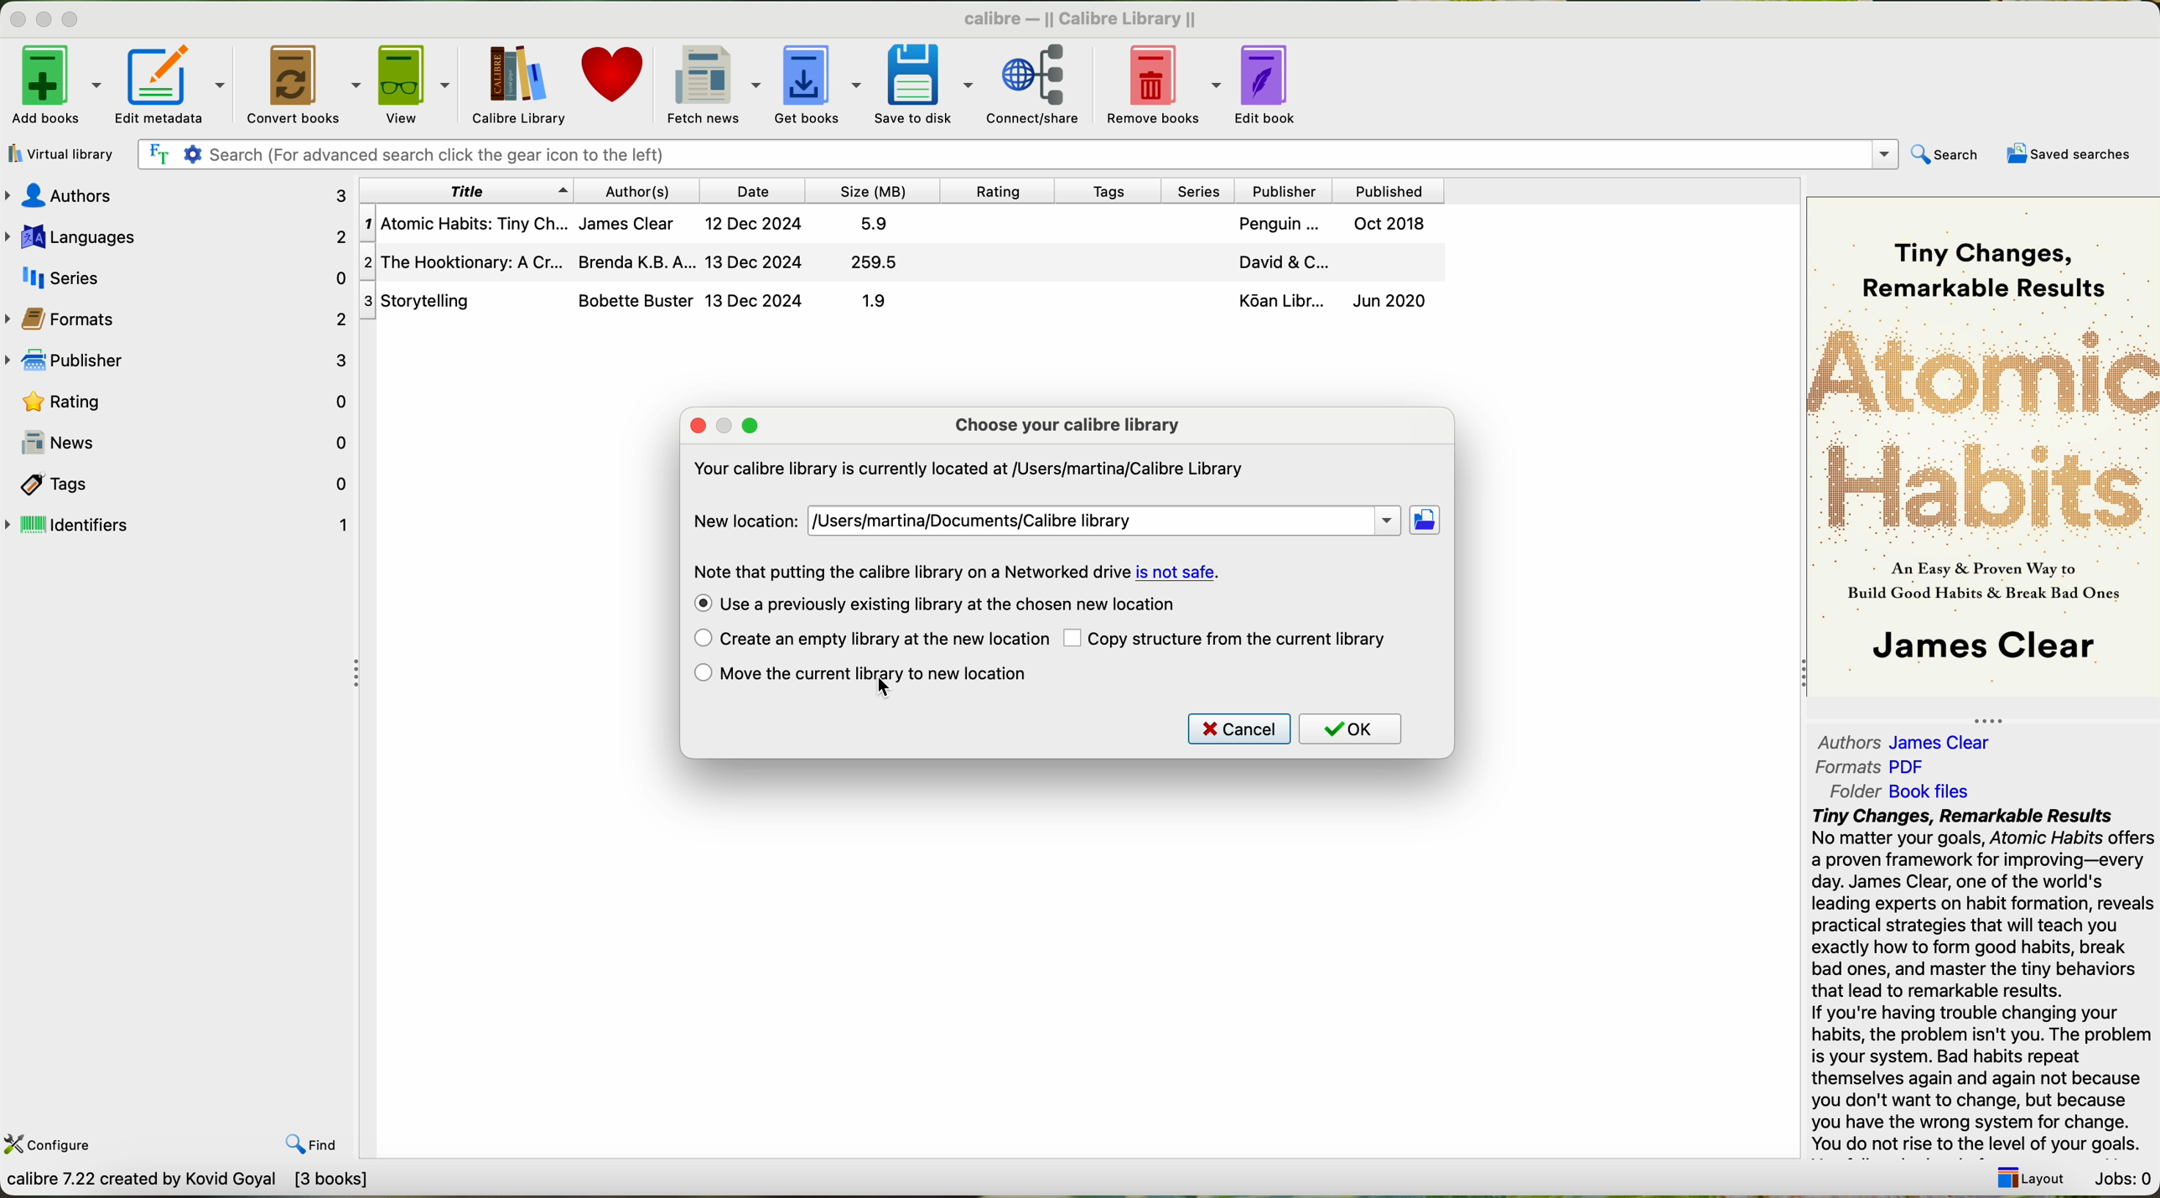 The width and height of the screenshot is (2160, 1198). I want to click on published, so click(1387, 189).